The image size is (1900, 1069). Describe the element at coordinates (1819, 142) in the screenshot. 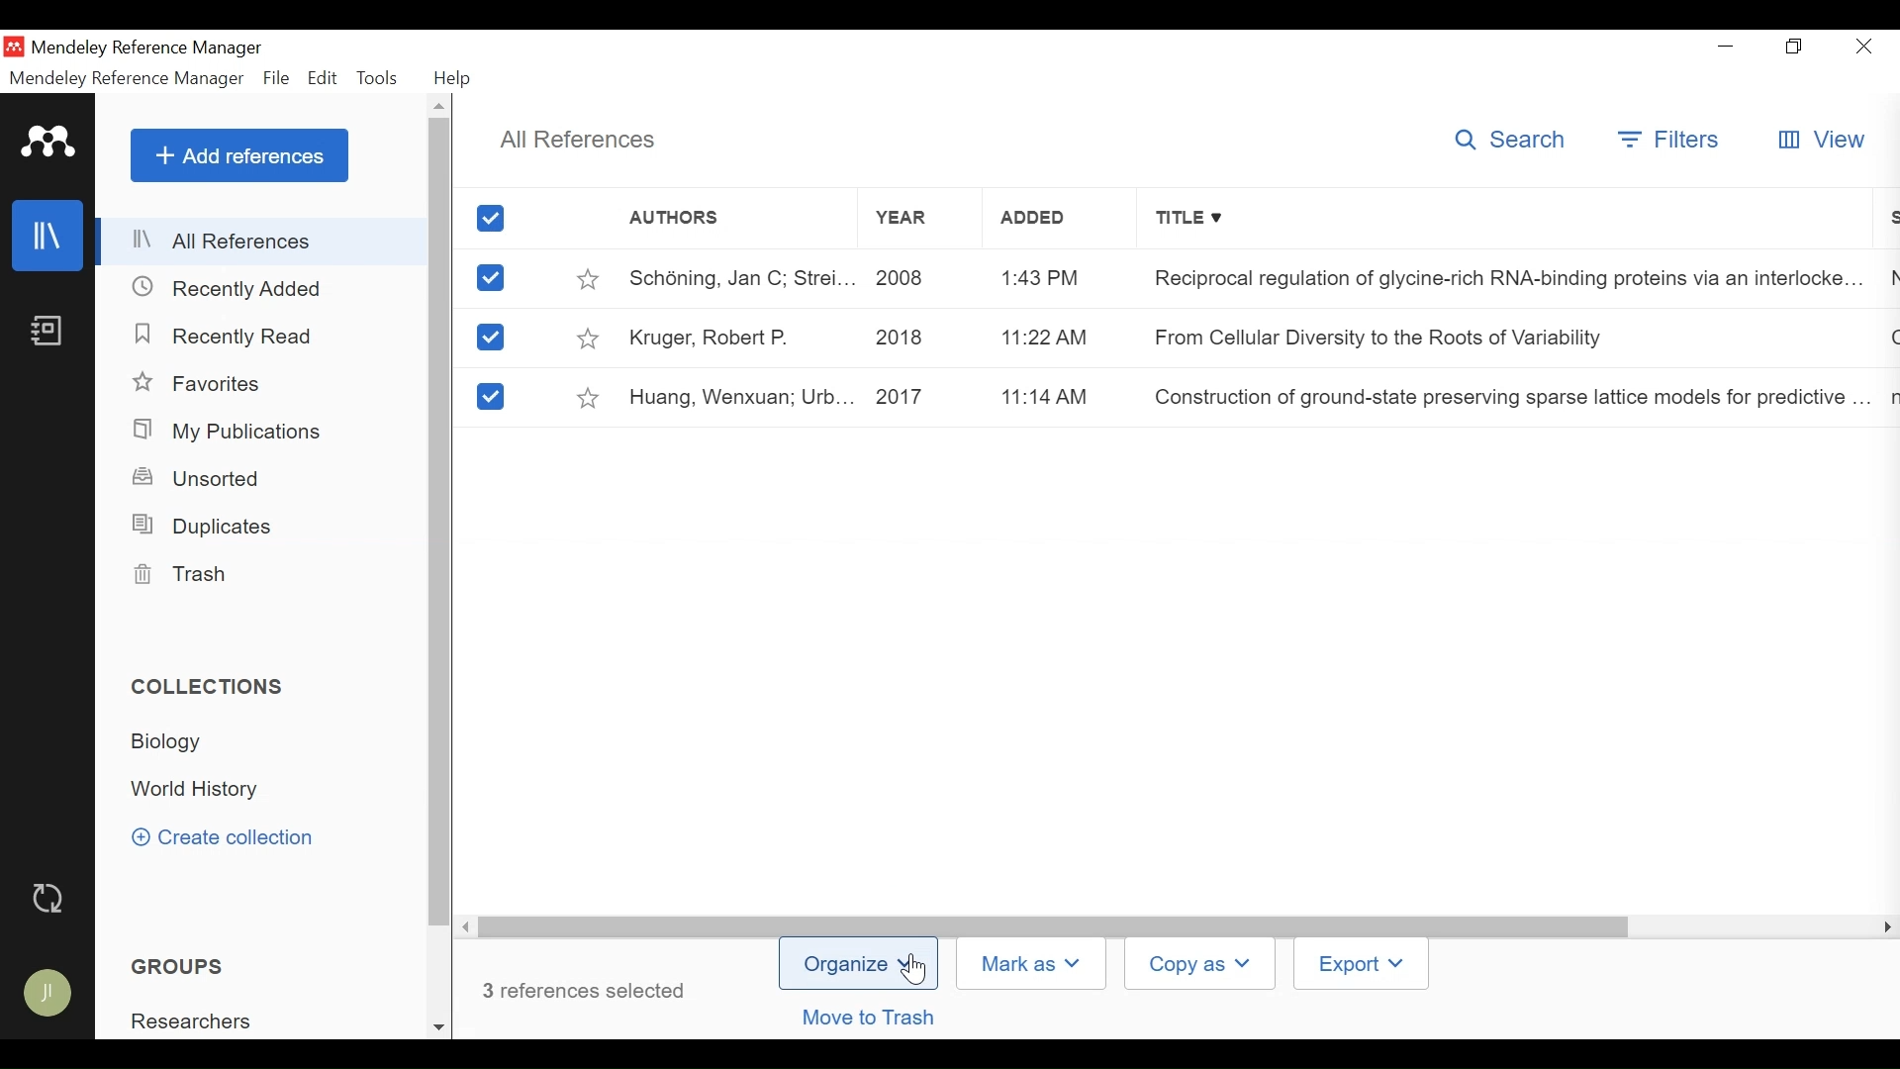

I see `View` at that location.